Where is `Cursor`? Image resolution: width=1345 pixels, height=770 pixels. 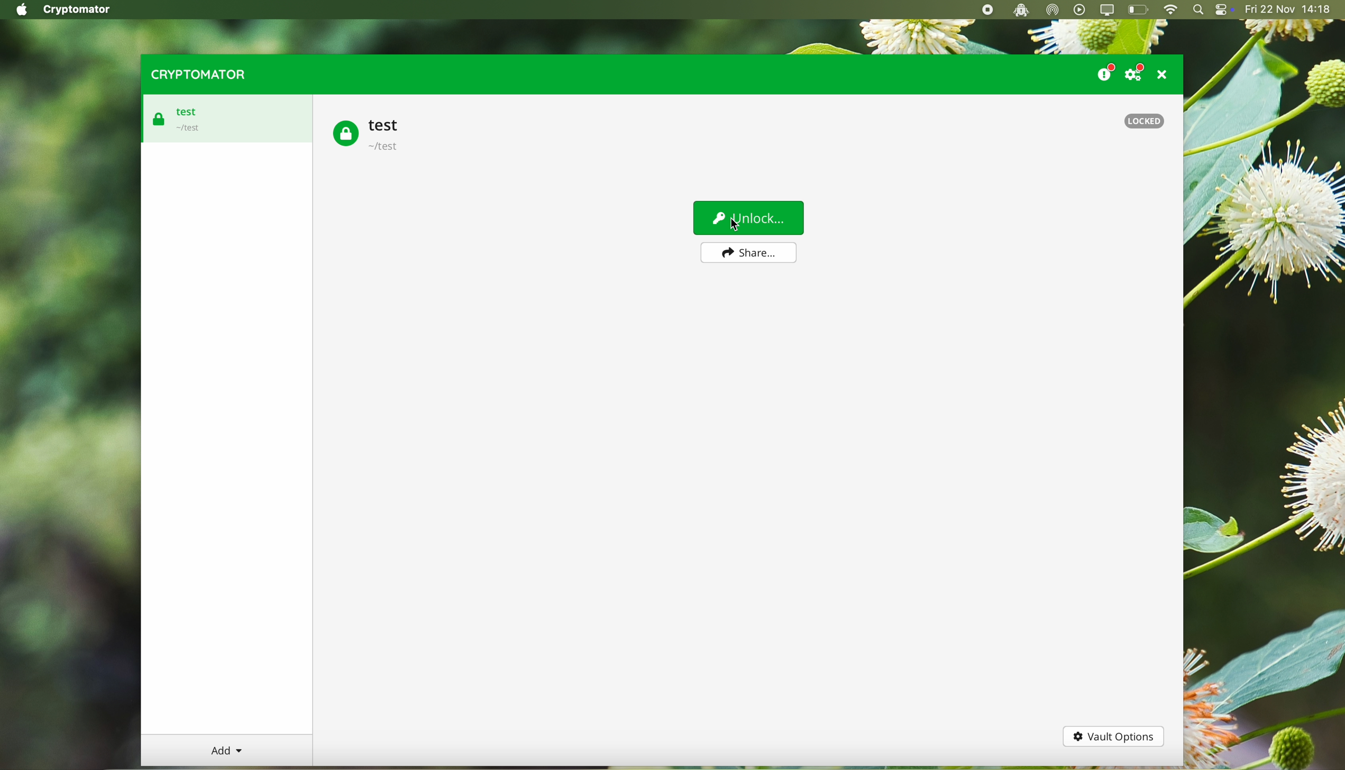 Cursor is located at coordinates (736, 225).